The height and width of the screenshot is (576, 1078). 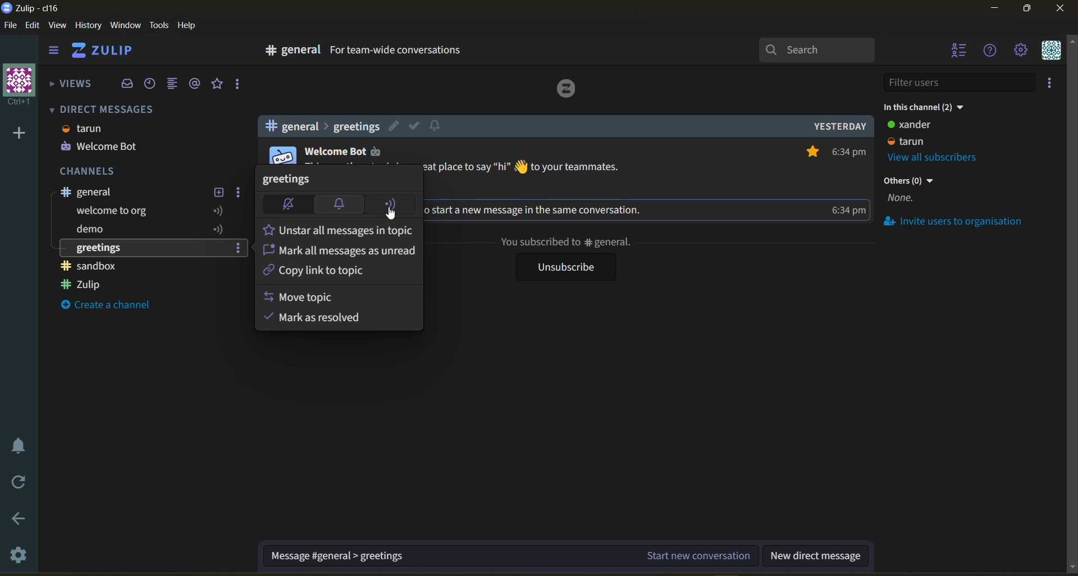 What do you see at coordinates (816, 554) in the screenshot?
I see `new direct message` at bounding box center [816, 554].